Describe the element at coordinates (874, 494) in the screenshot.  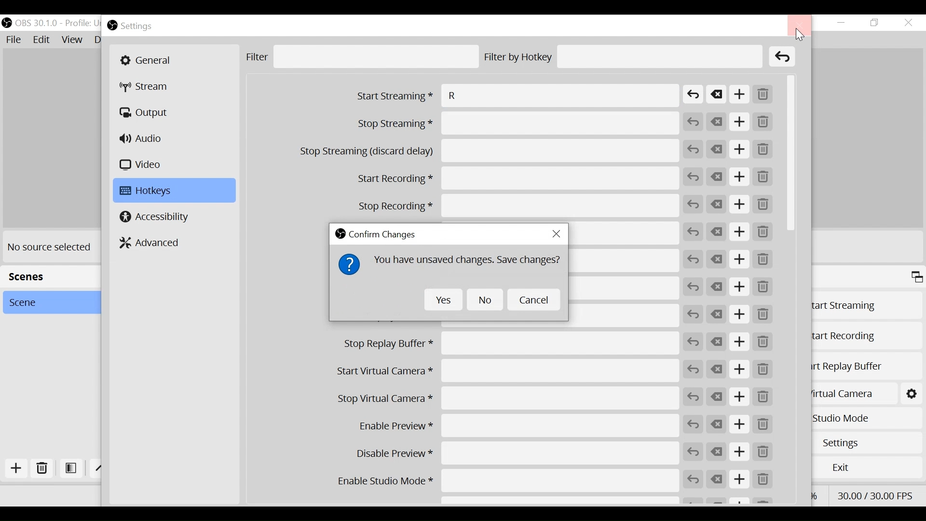
I see `Frame Per Second` at that location.